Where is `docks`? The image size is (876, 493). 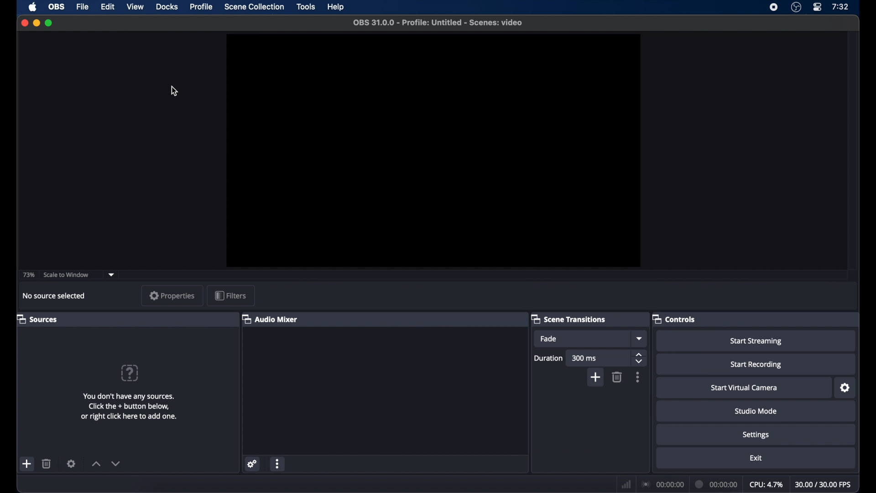
docks is located at coordinates (167, 6).